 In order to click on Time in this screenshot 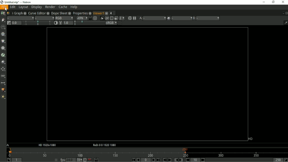, I will do `click(3, 27)`.